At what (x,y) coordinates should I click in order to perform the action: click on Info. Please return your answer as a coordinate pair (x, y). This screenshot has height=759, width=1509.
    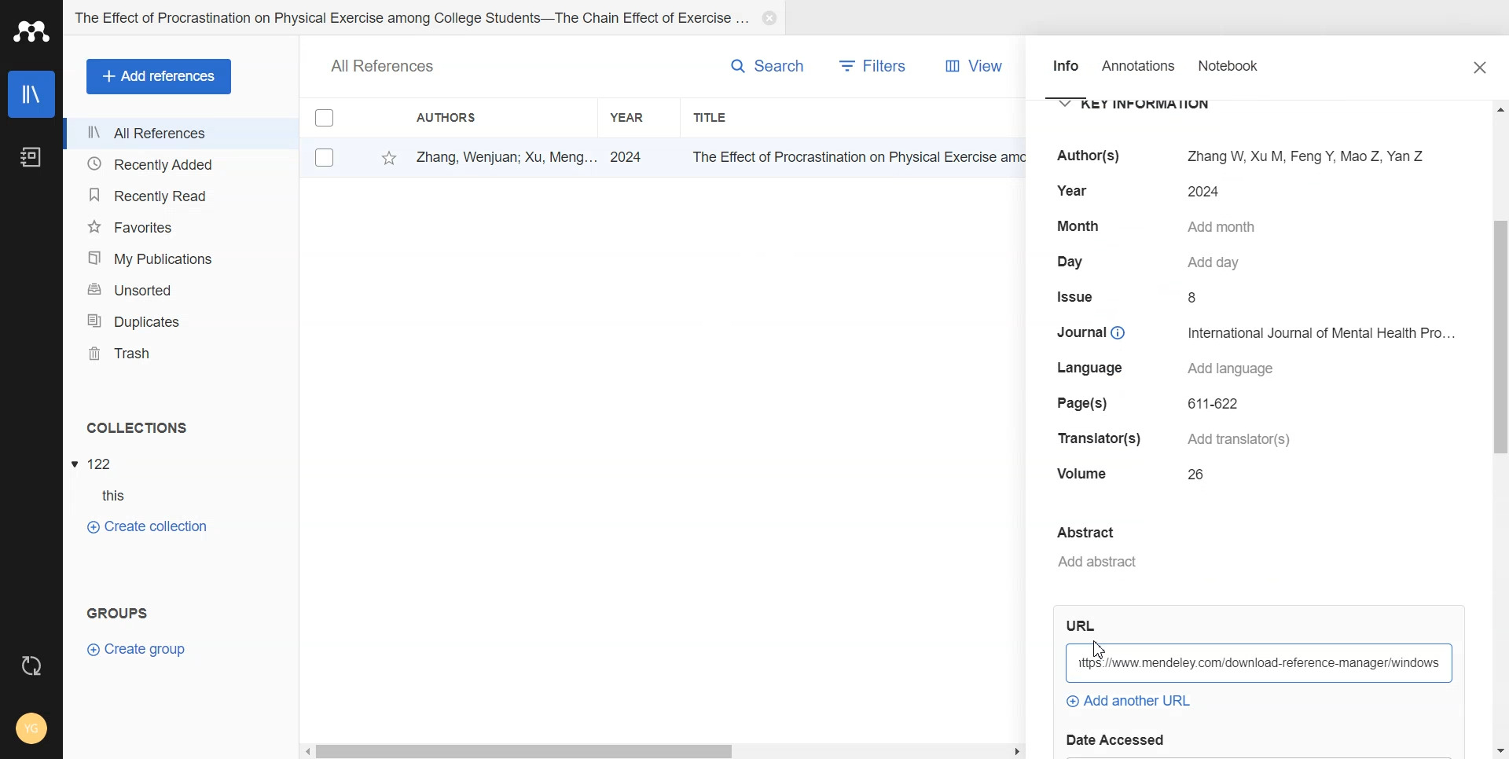
    Looking at the image, I should click on (1064, 72).